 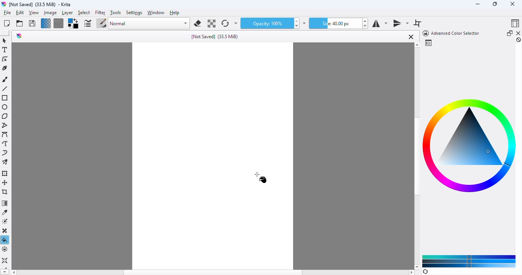 I want to click on scroll up, so click(x=417, y=45).